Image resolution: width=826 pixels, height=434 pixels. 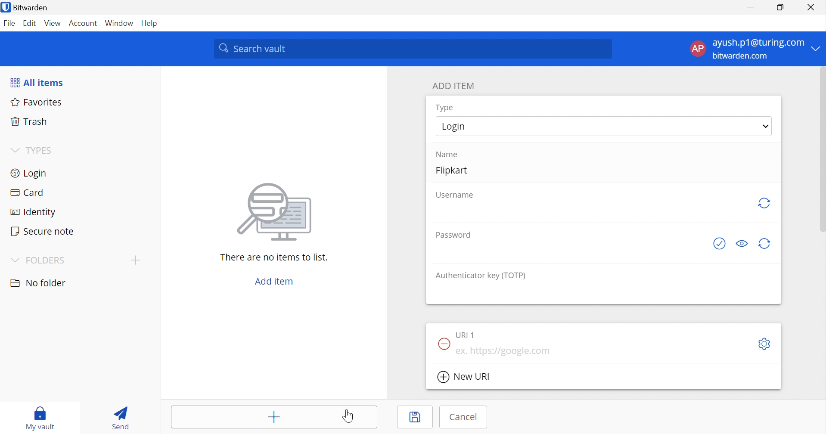 What do you see at coordinates (38, 82) in the screenshot?
I see `All items` at bounding box center [38, 82].